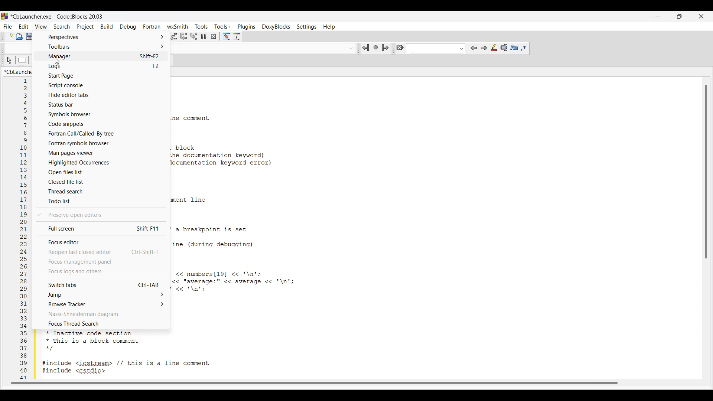 The image size is (713, 401). What do you see at coordinates (102, 86) in the screenshot?
I see `Script console` at bounding box center [102, 86].